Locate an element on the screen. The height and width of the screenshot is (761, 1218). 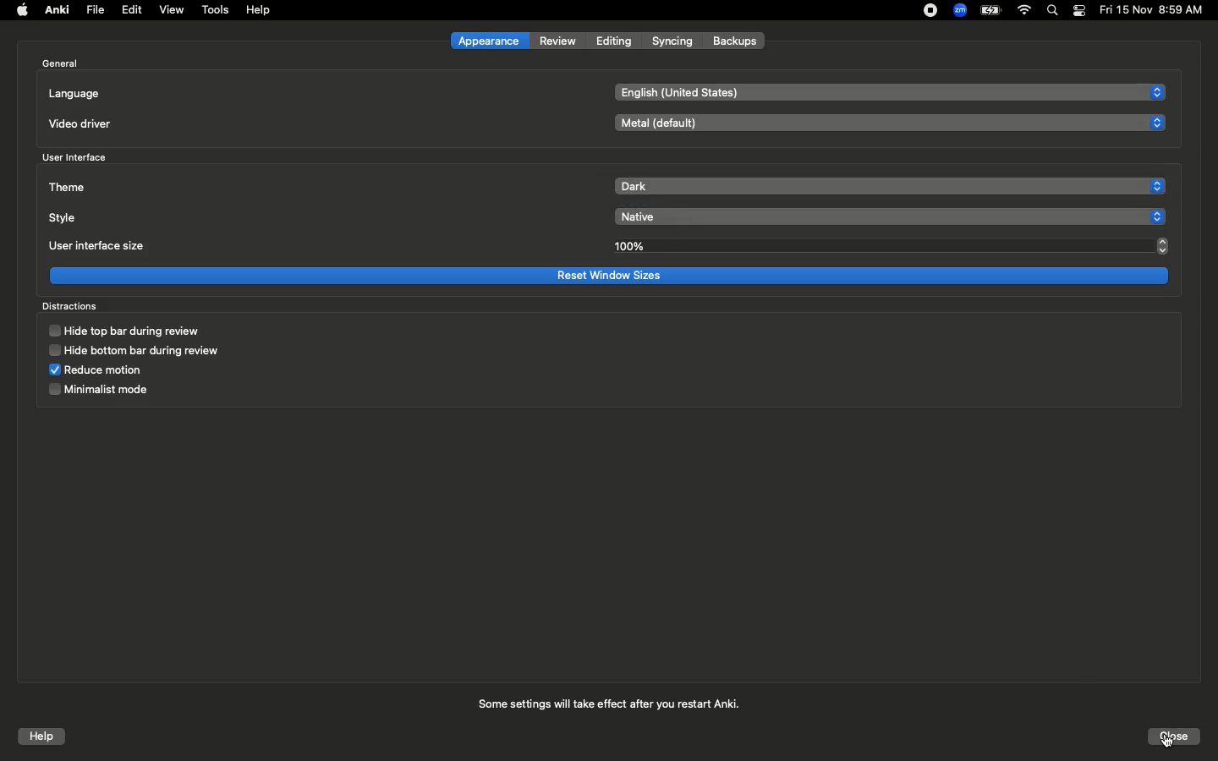
Search is located at coordinates (1051, 12).